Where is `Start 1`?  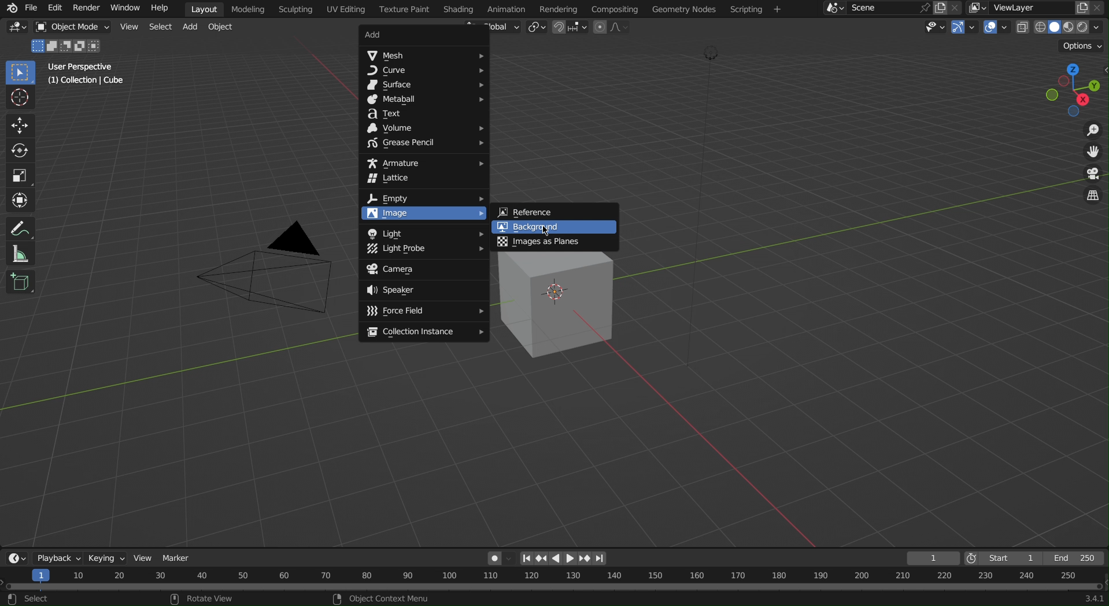
Start 1 is located at coordinates (1003, 557).